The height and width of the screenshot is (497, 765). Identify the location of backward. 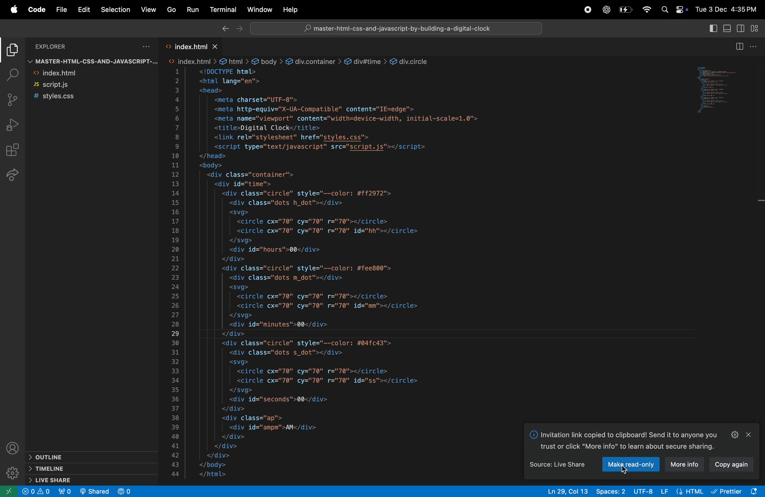
(224, 29).